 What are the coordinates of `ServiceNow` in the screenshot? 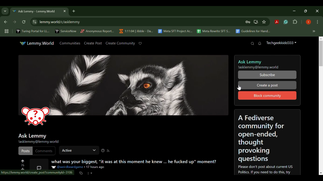 It's located at (66, 31).